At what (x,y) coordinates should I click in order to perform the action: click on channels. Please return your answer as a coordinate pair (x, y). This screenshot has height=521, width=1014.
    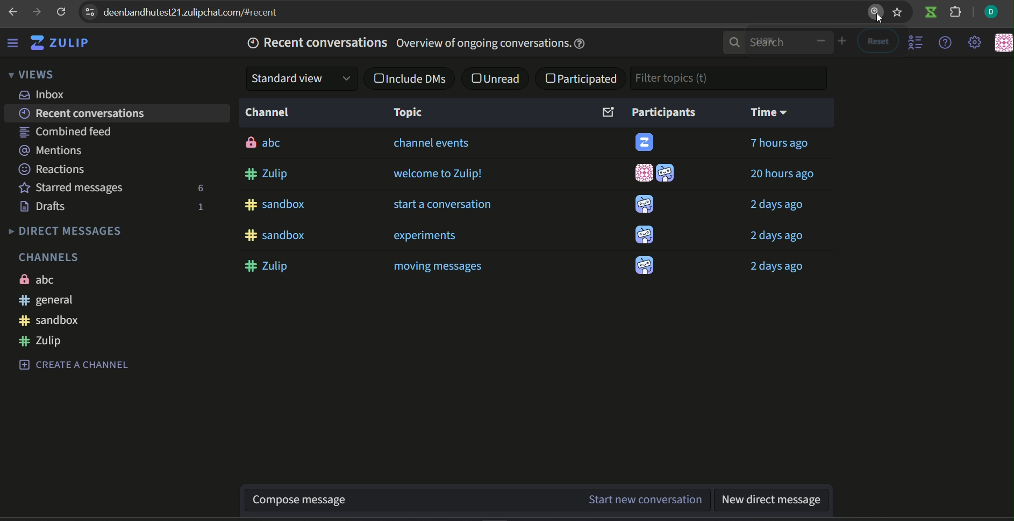
    Looking at the image, I should click on (49, 255).